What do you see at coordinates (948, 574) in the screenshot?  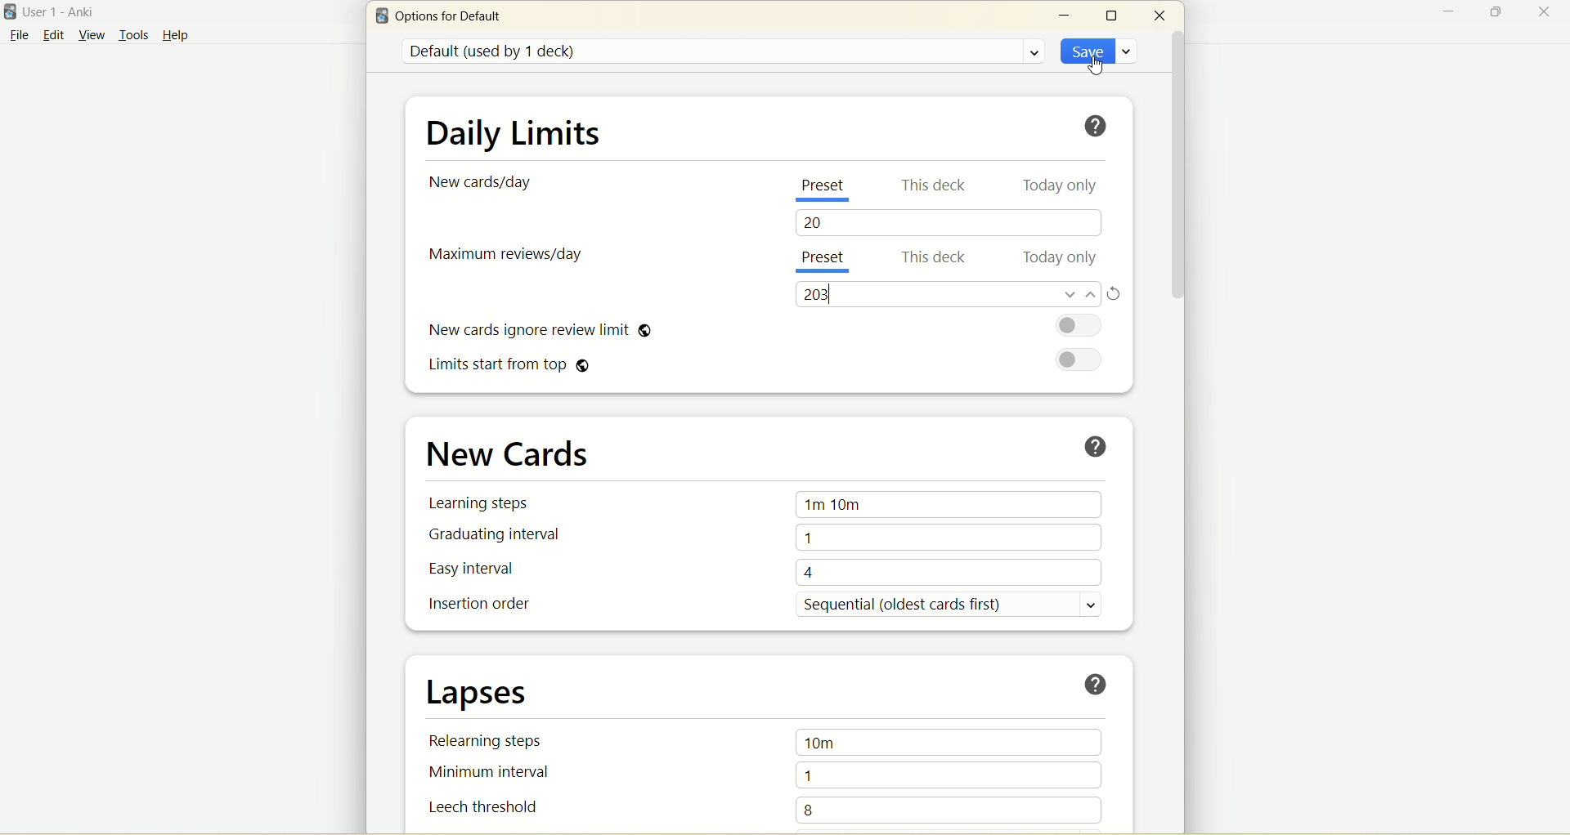 I see `4` at bounding box center [948, 574].